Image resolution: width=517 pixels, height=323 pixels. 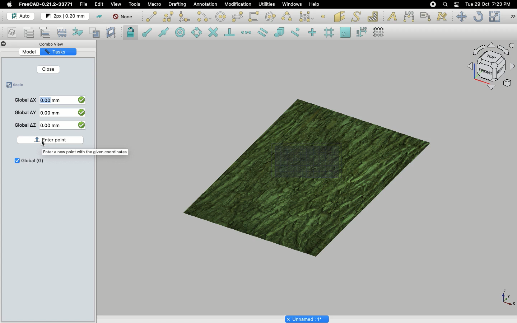 I want to click on 0 mm, so click(x=64, y=99).